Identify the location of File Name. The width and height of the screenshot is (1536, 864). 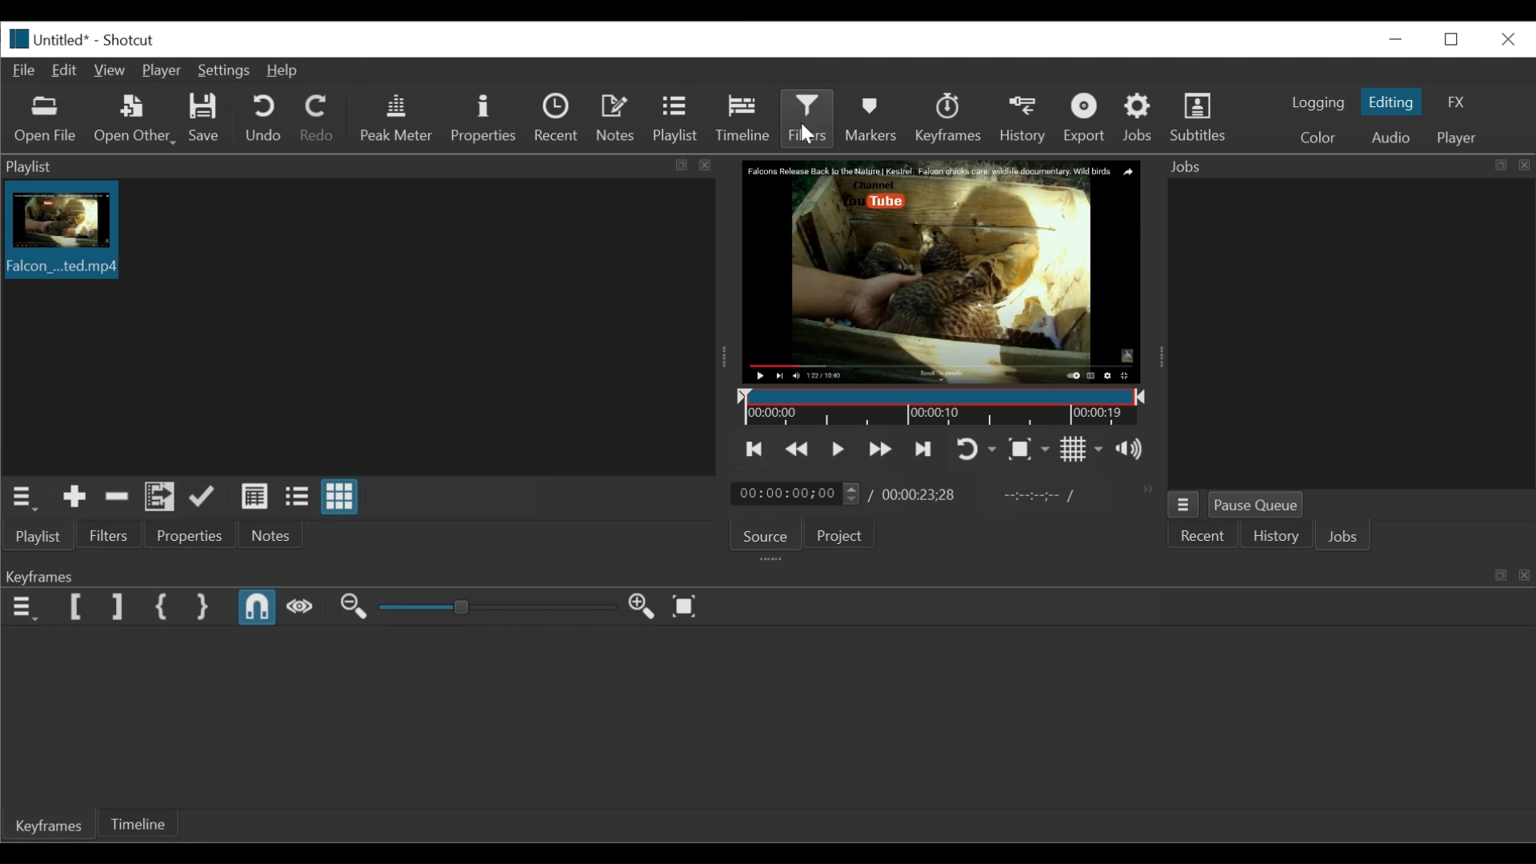
(46, 39).